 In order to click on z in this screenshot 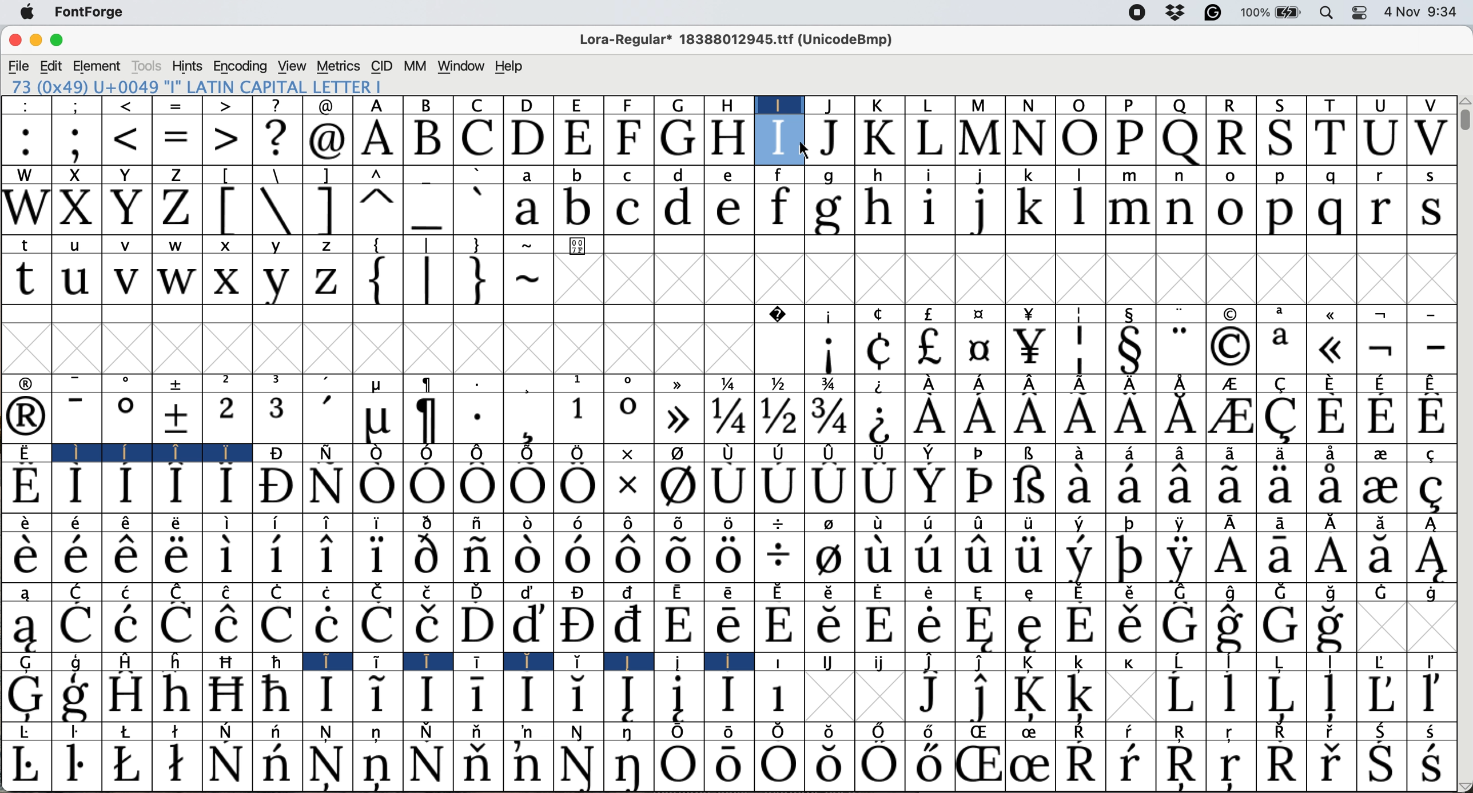, I will do `click(325, 282)`.